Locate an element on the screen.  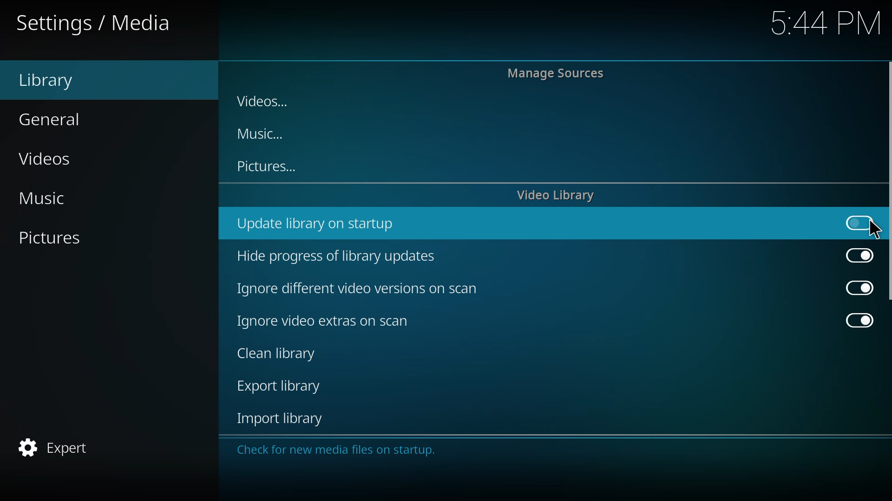
update library on startup is located at coordinates (314, 224).